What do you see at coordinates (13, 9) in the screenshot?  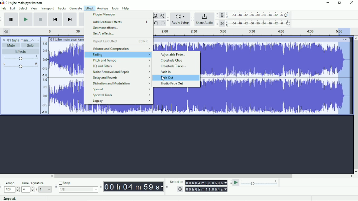 I see `Edit` at bounding box center [13, 9].